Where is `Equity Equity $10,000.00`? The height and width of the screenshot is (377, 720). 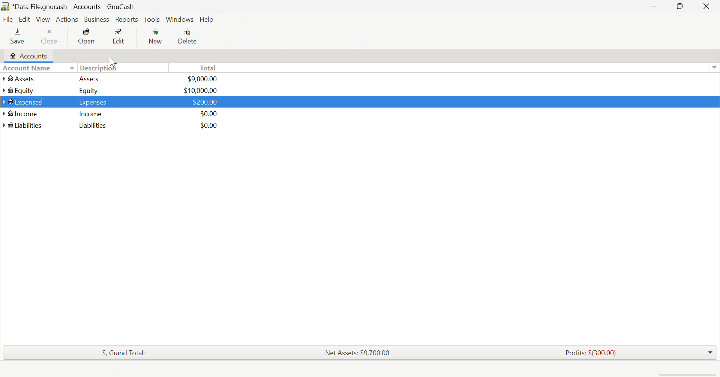
Equity Equity $10,000.00 is located at coordinates (110, 90).